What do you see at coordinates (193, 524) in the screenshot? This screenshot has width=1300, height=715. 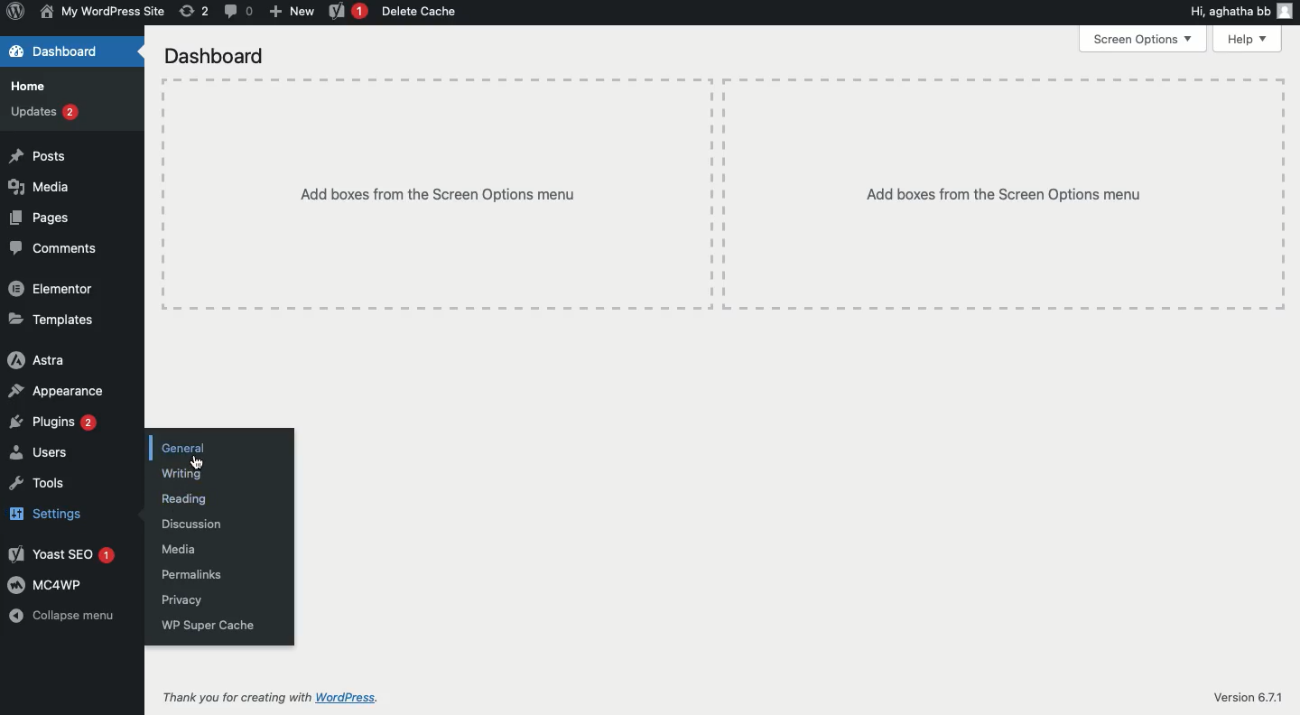 I see `Discussion` at bounding box center [193, 524].